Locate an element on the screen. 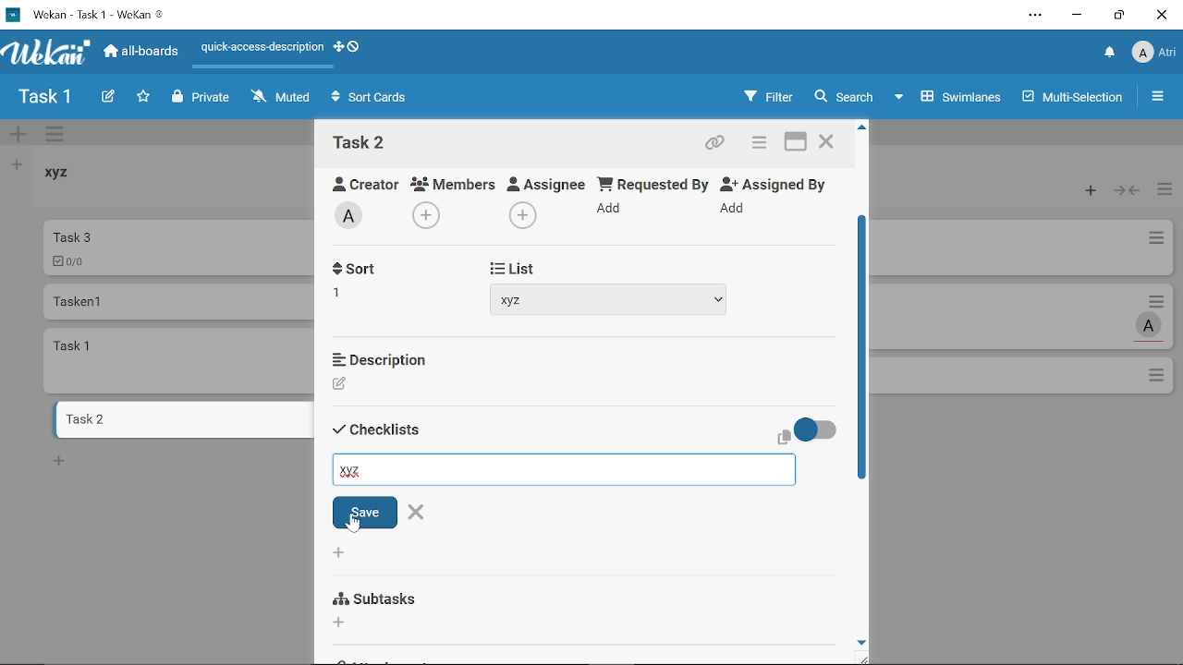 This screenshot has width=1183, height=665. Task assigned to is located at coordinates (1151, 325).